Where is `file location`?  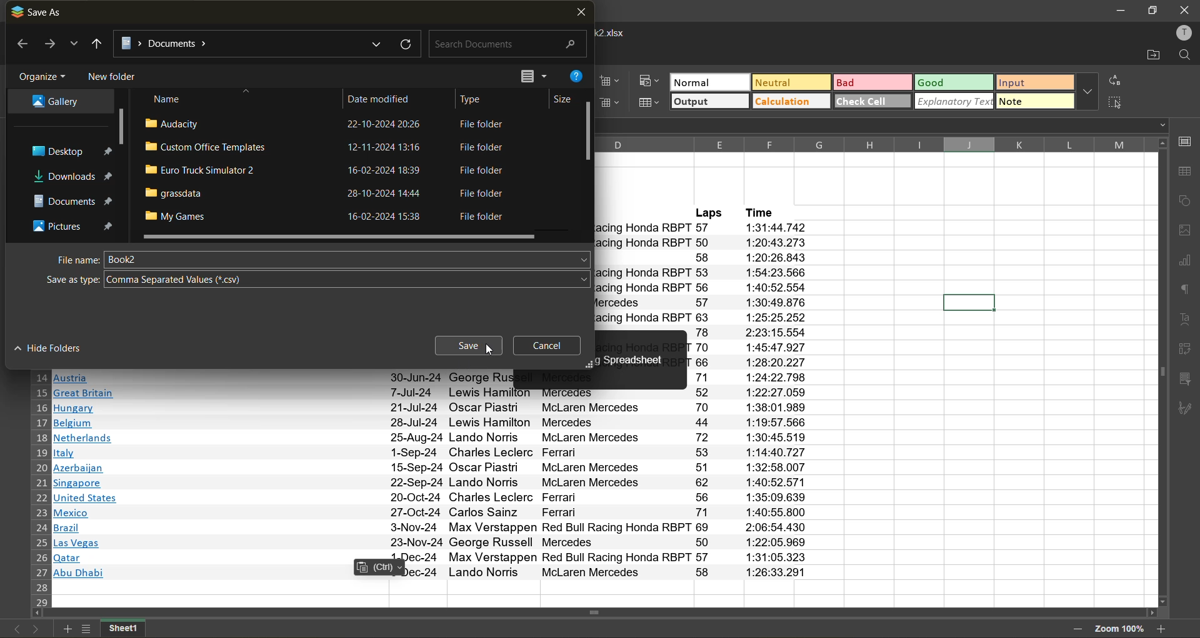
file location is located at coordinates (250, 42).